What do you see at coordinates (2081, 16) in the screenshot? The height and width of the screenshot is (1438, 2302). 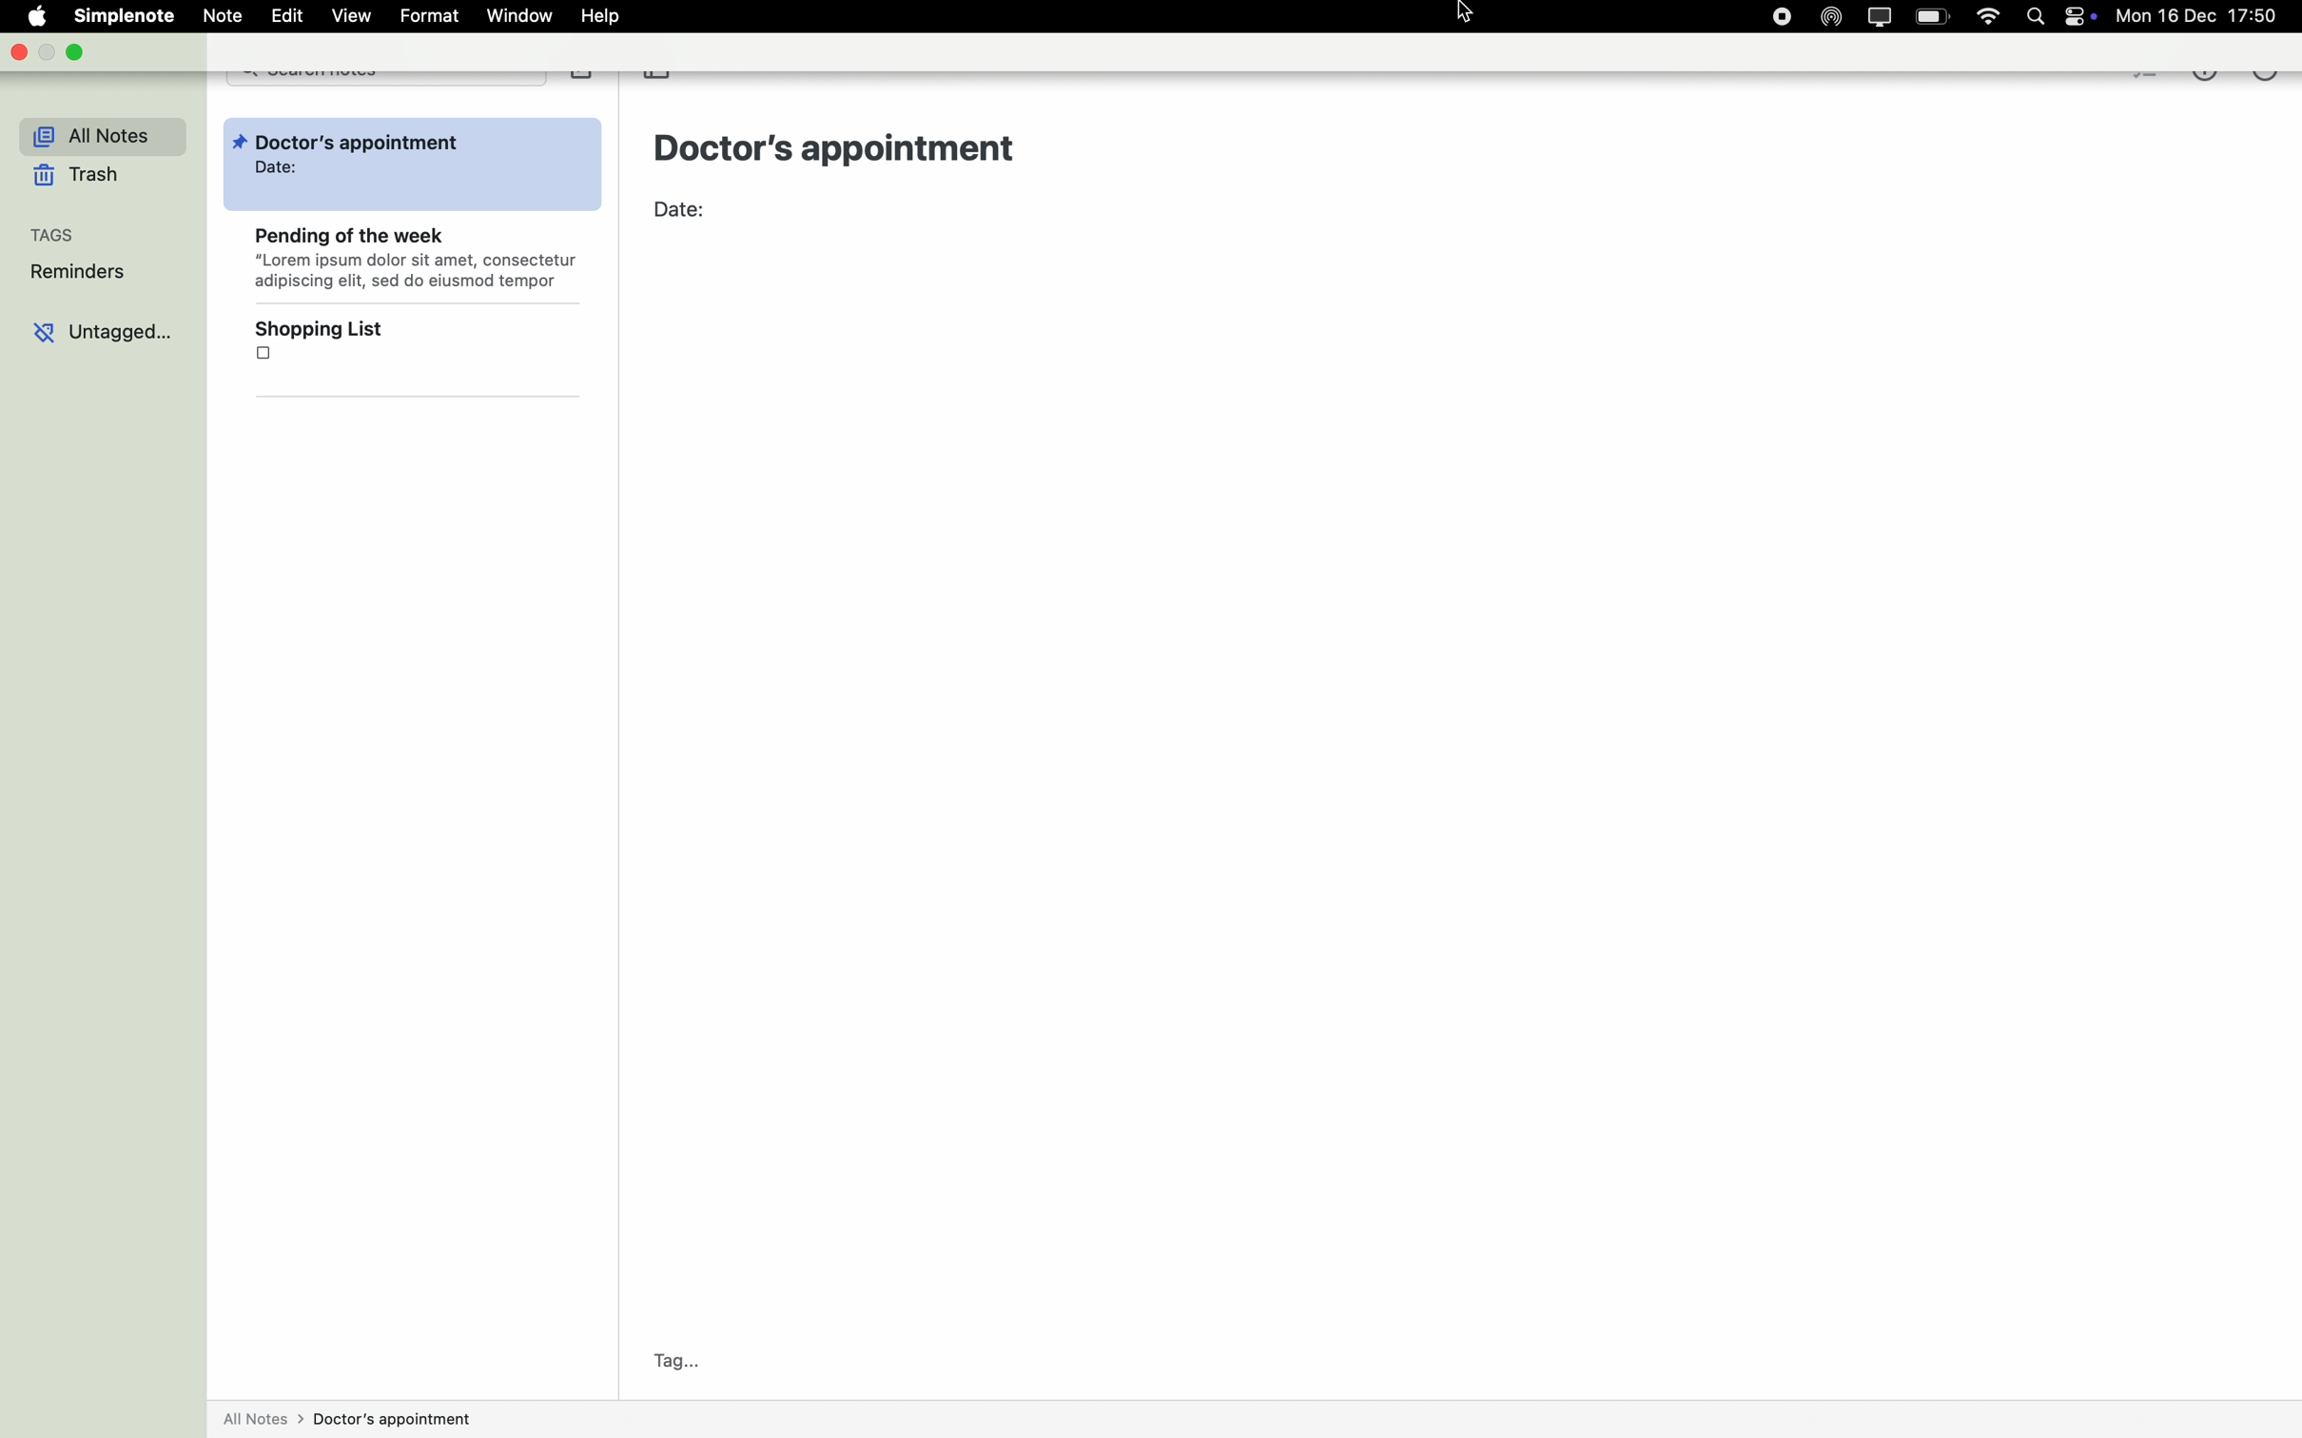 I see `controls` at bounding box center [2081, 16].